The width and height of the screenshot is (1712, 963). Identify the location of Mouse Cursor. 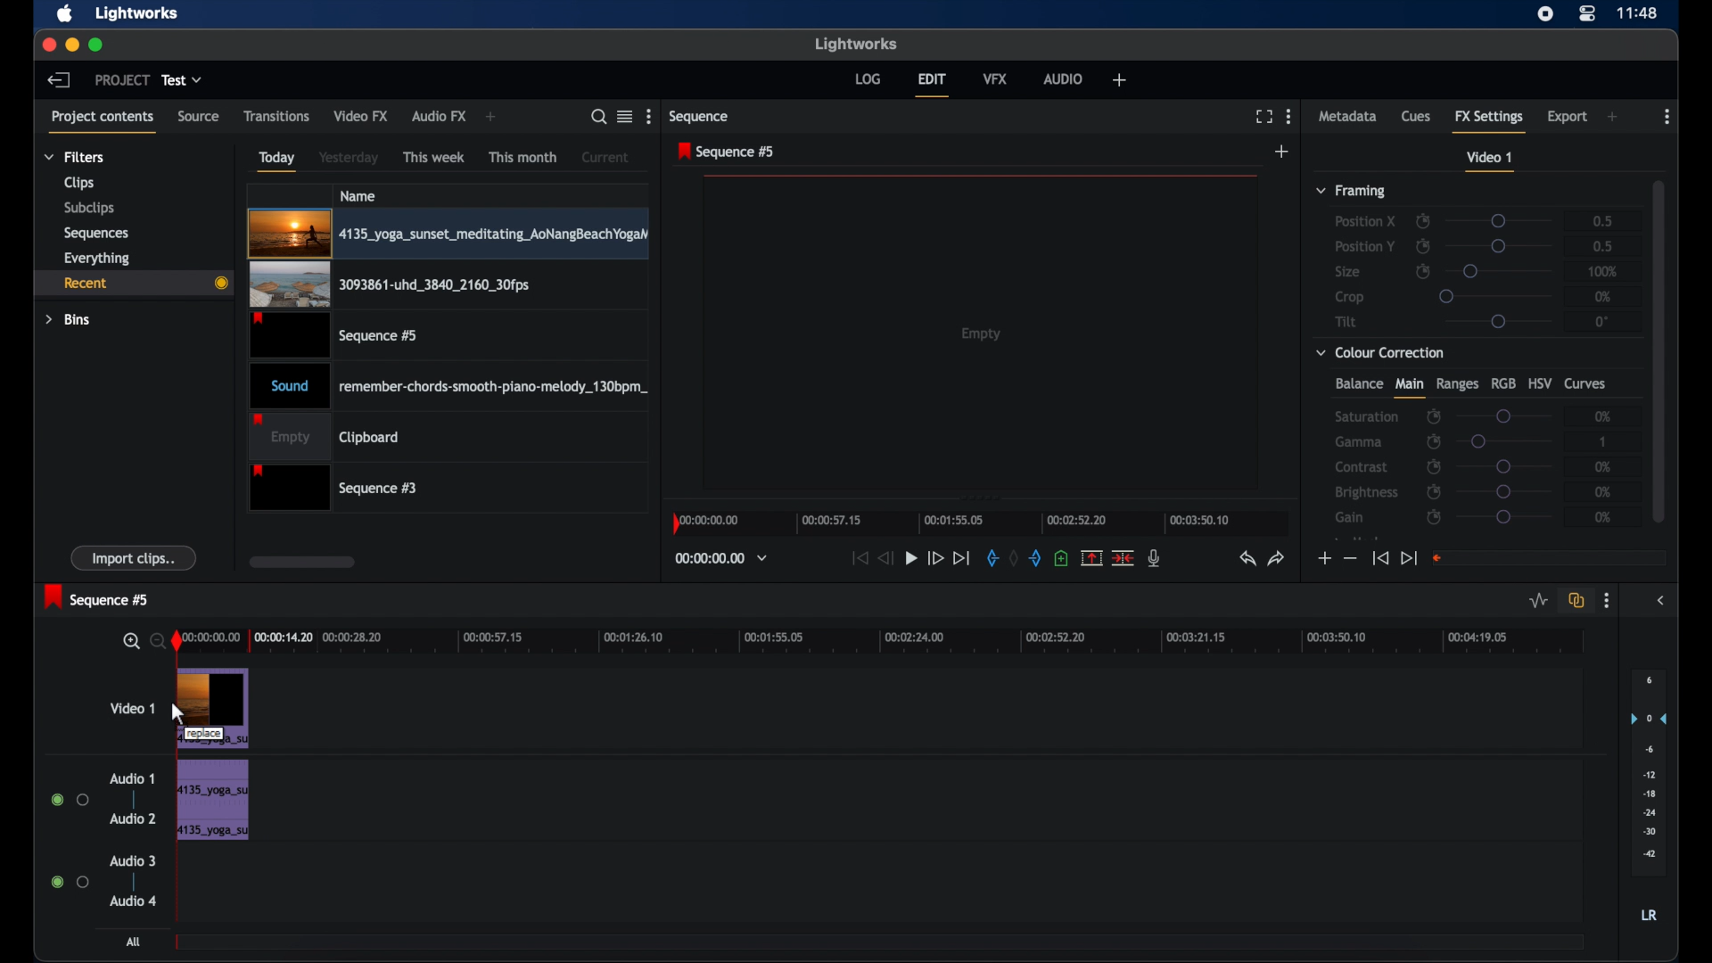
(187, 718).